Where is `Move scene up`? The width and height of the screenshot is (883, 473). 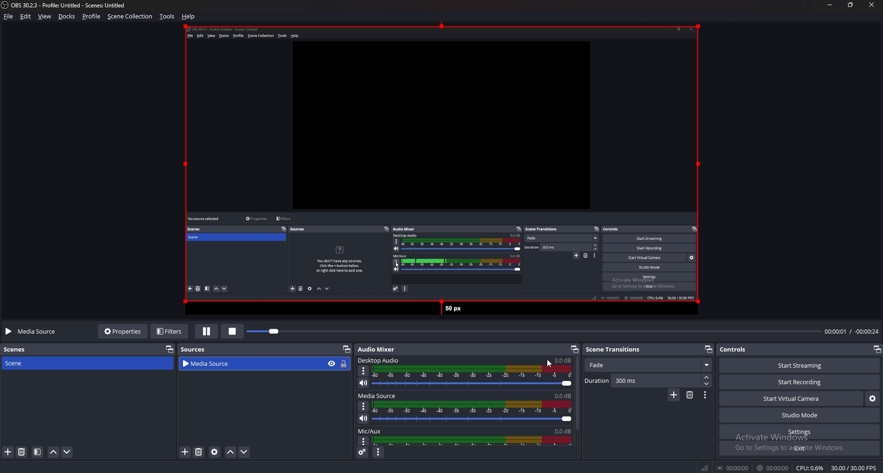
Move scene up is located at coordinates (53, 453).